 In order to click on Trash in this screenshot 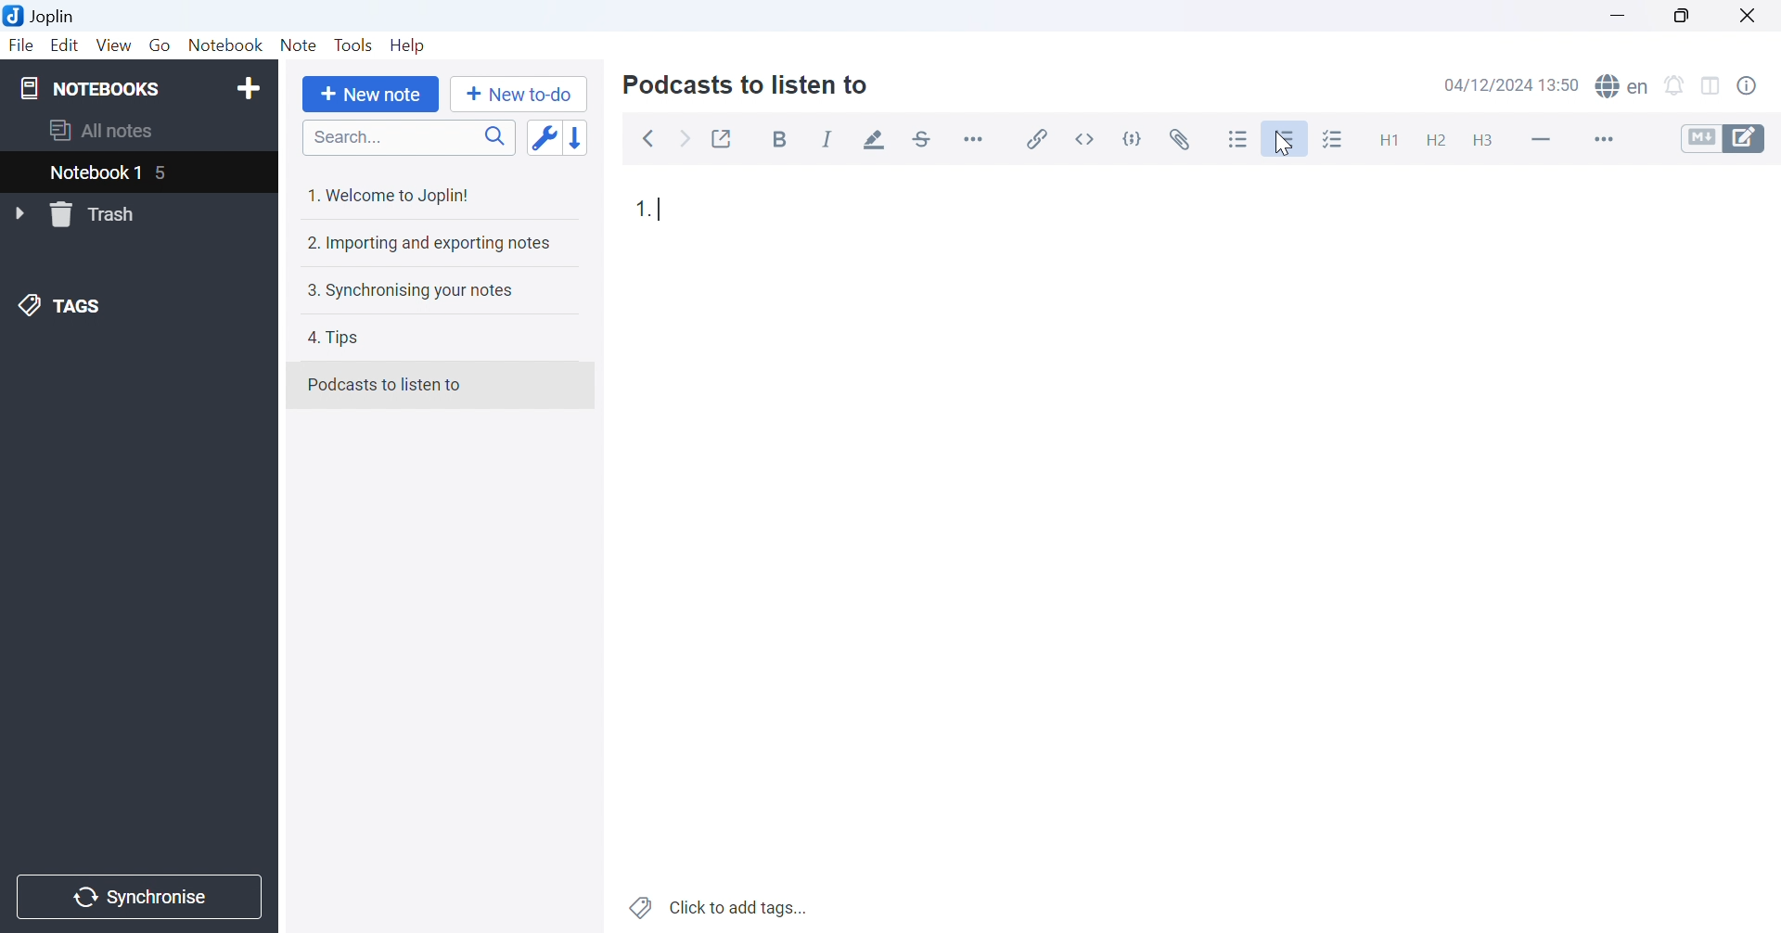, I will do `click(104, 214)`.